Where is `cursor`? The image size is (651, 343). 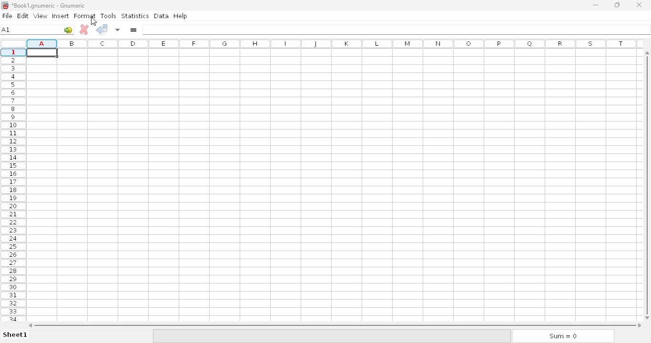
cursor is located at coordinates (93, 22).